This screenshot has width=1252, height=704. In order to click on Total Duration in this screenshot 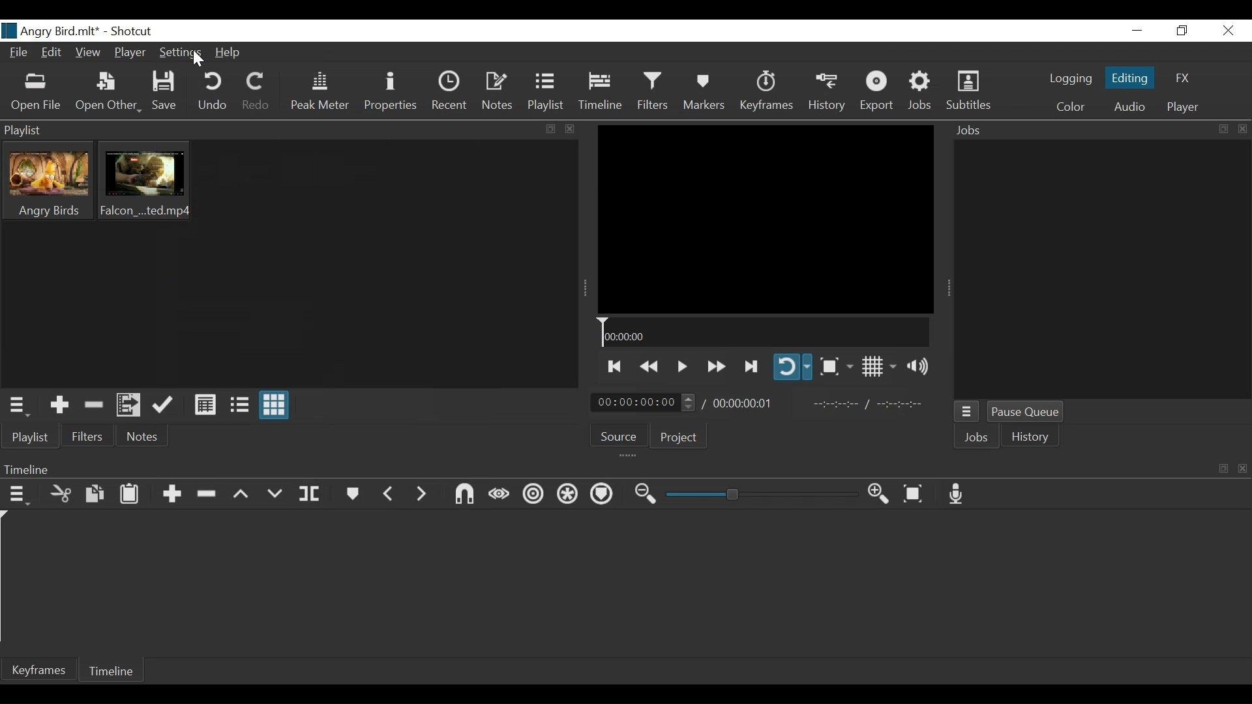, I will do `click(742, 402)`.